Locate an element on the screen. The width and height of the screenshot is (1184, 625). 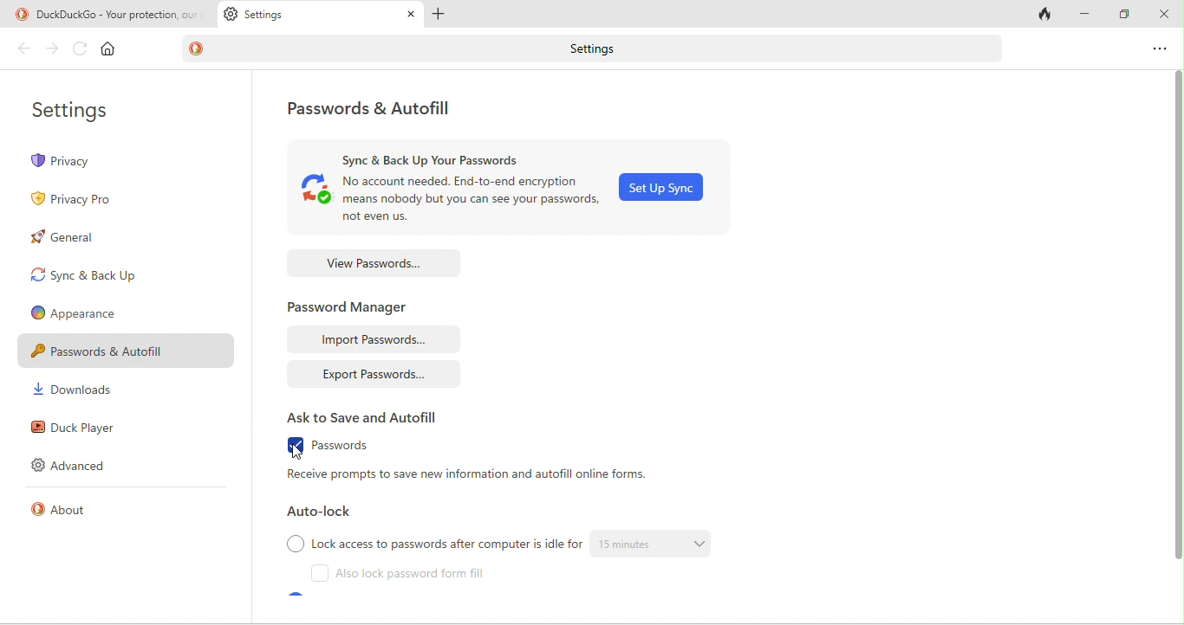
setting logo is located at coordinates (229, 16).